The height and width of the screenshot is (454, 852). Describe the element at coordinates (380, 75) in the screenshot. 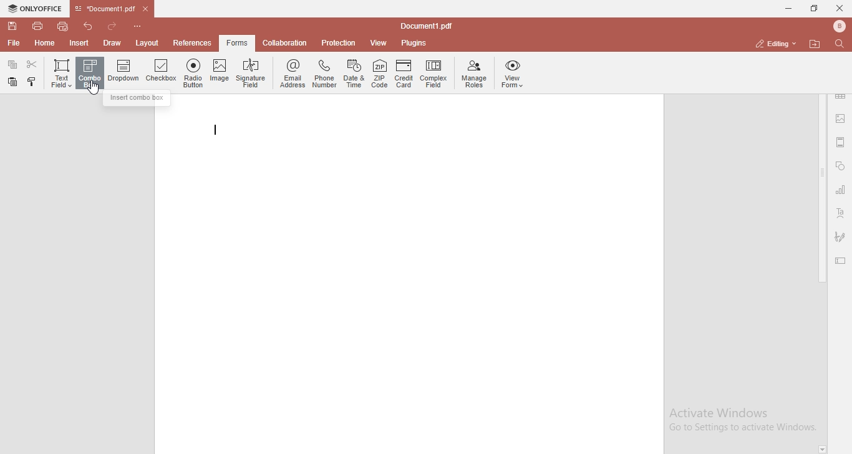

I see `zip code` at that location.